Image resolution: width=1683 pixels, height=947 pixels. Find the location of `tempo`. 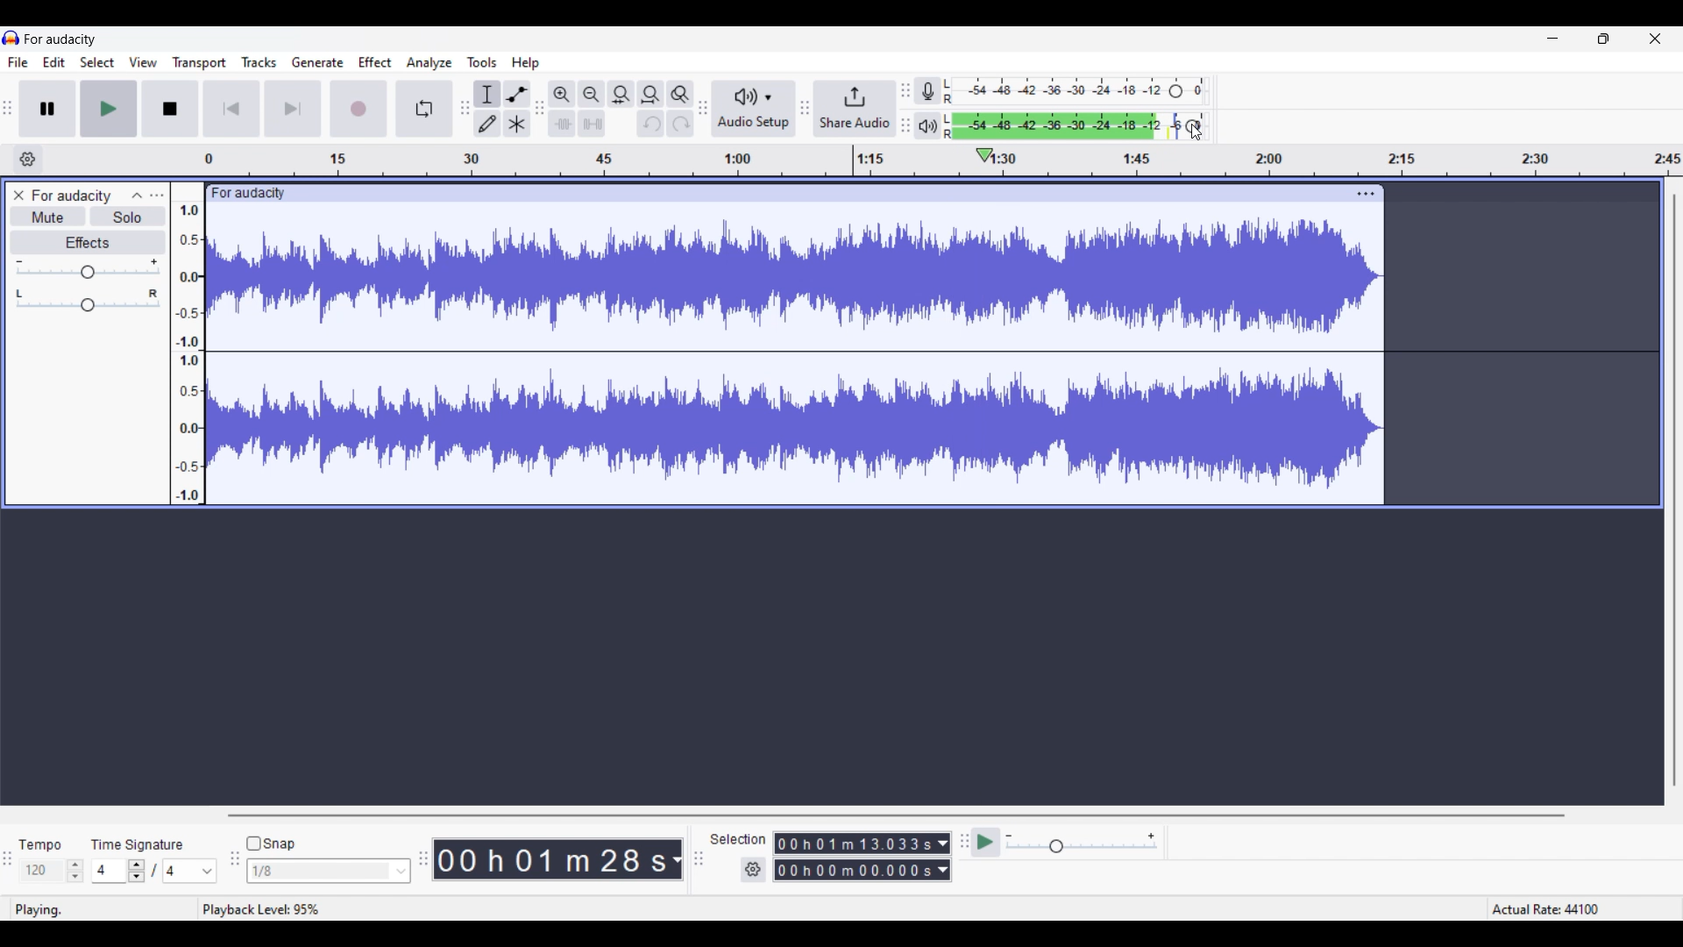

tempo is located at coordinates (41, 845).